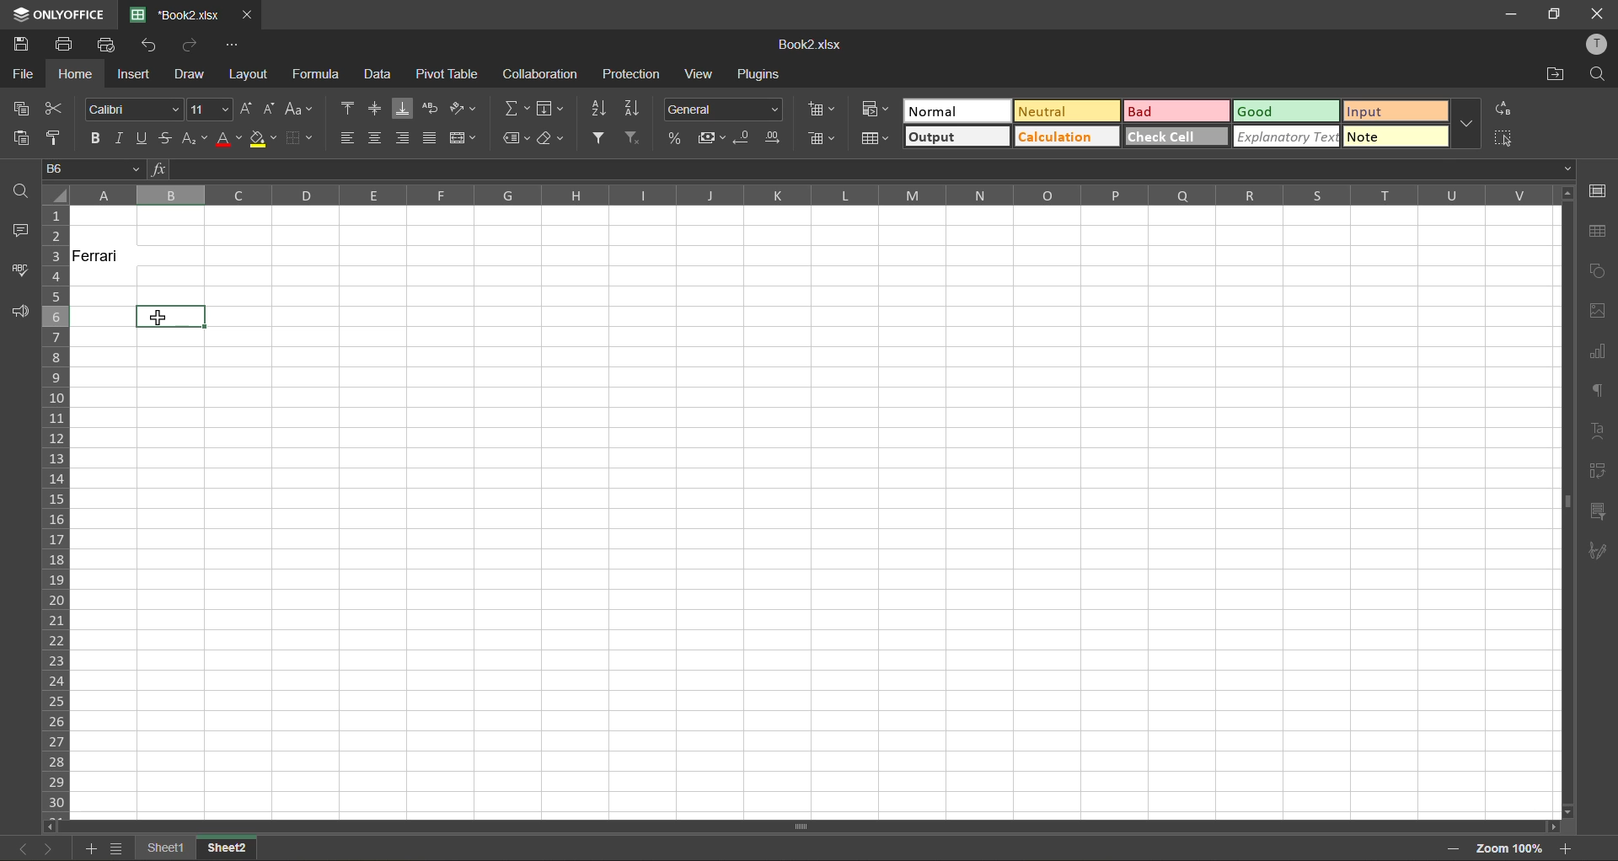 The width and height of the screenshot is (1618, 861). Describe the element at coordinates (63, 45) in the screenshot. I see `print` at that location.